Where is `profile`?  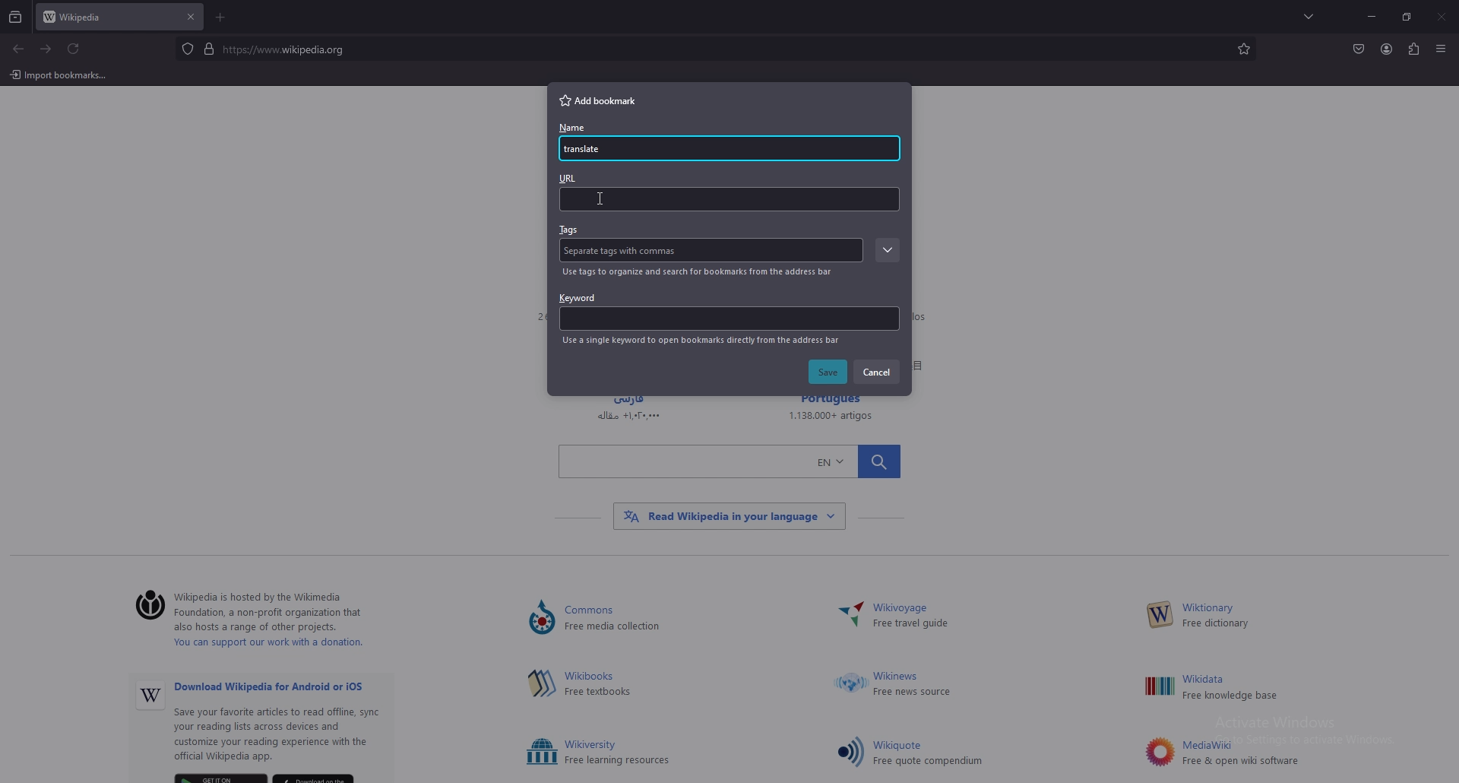
profile is located at coordinates (1387, 49).